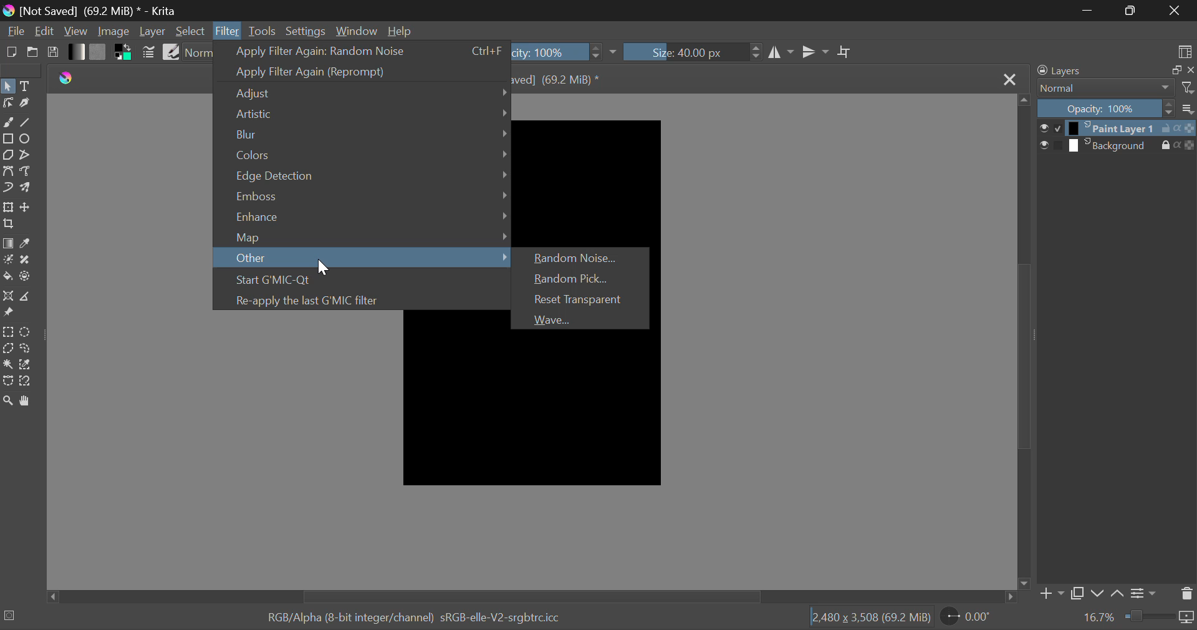  What do you see at coordinates (1024, 340) in the screenshot?
I see `Scroll Bar` at bounding box center [1024, 340].